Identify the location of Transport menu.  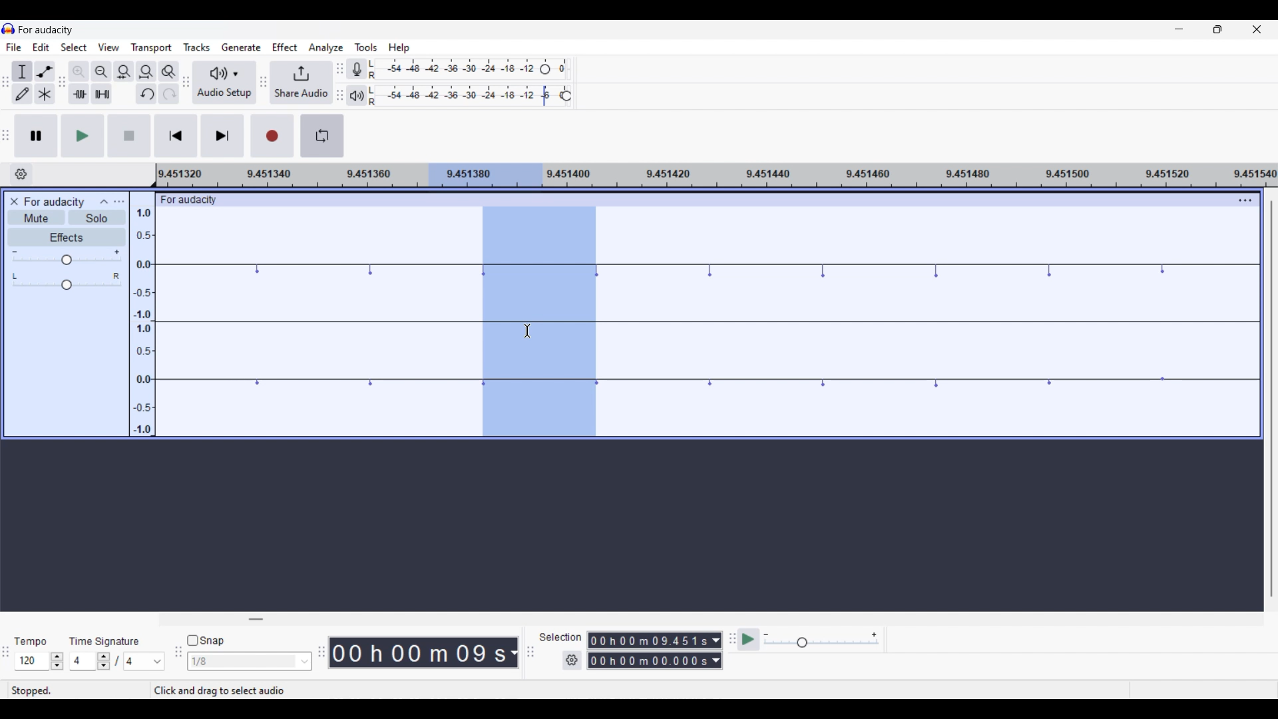
(151, 48).